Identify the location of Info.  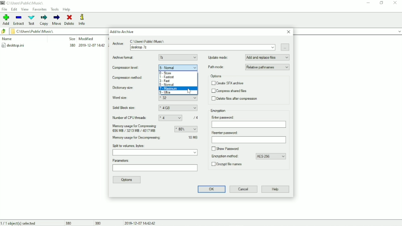
(82, 20).